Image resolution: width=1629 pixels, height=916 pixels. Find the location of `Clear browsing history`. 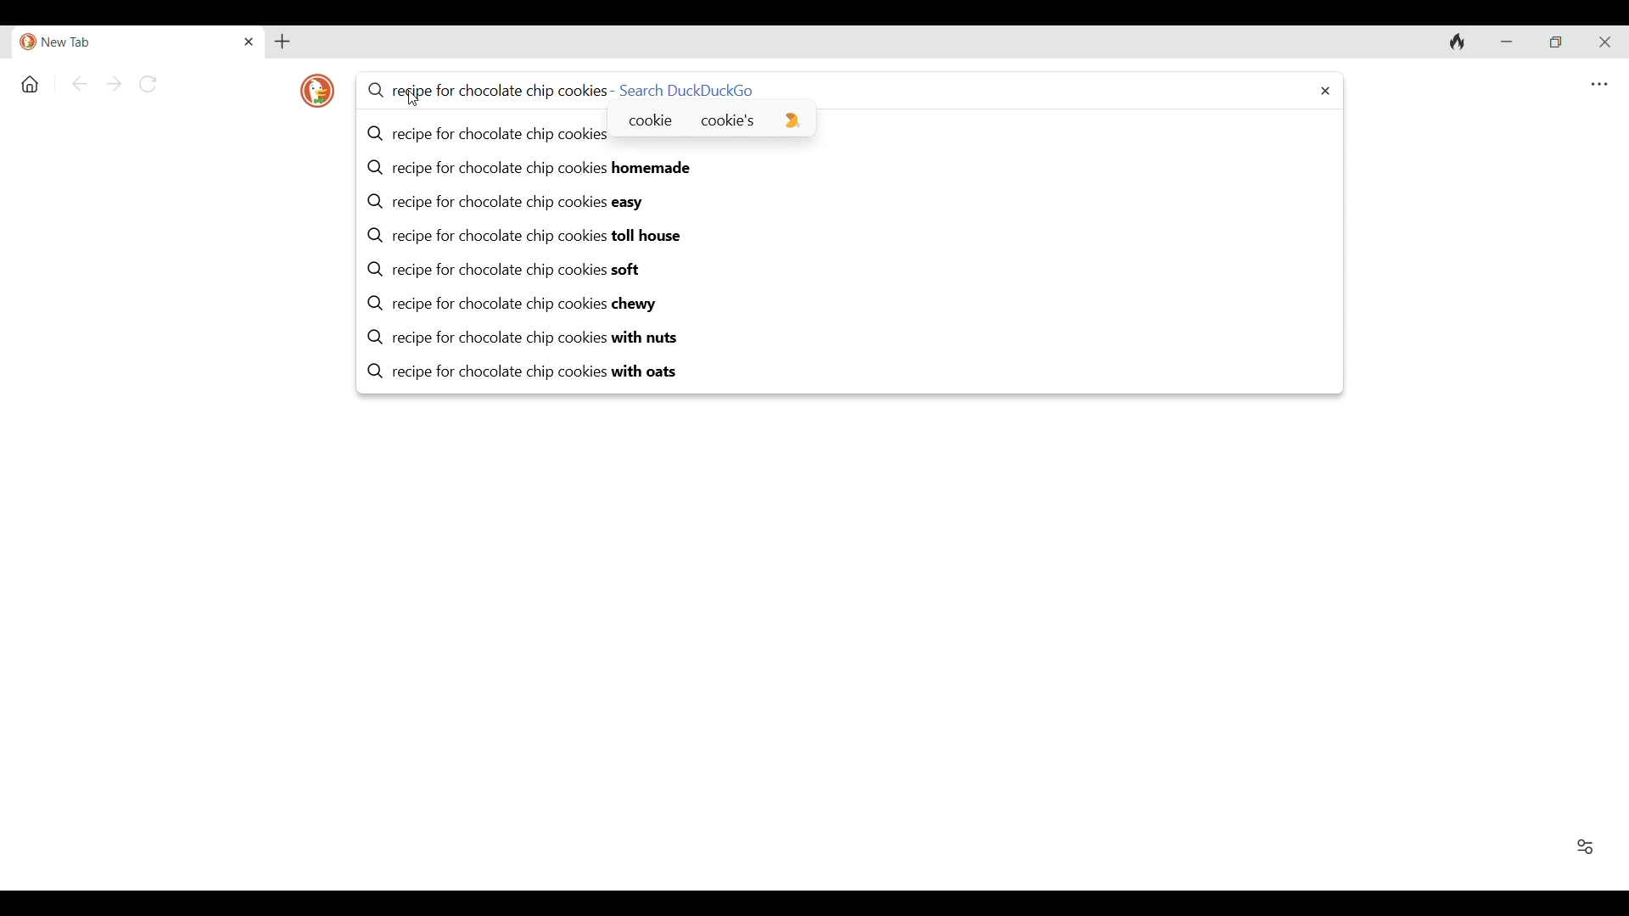

Clear browsing history is located at coordinates (1457, 42).